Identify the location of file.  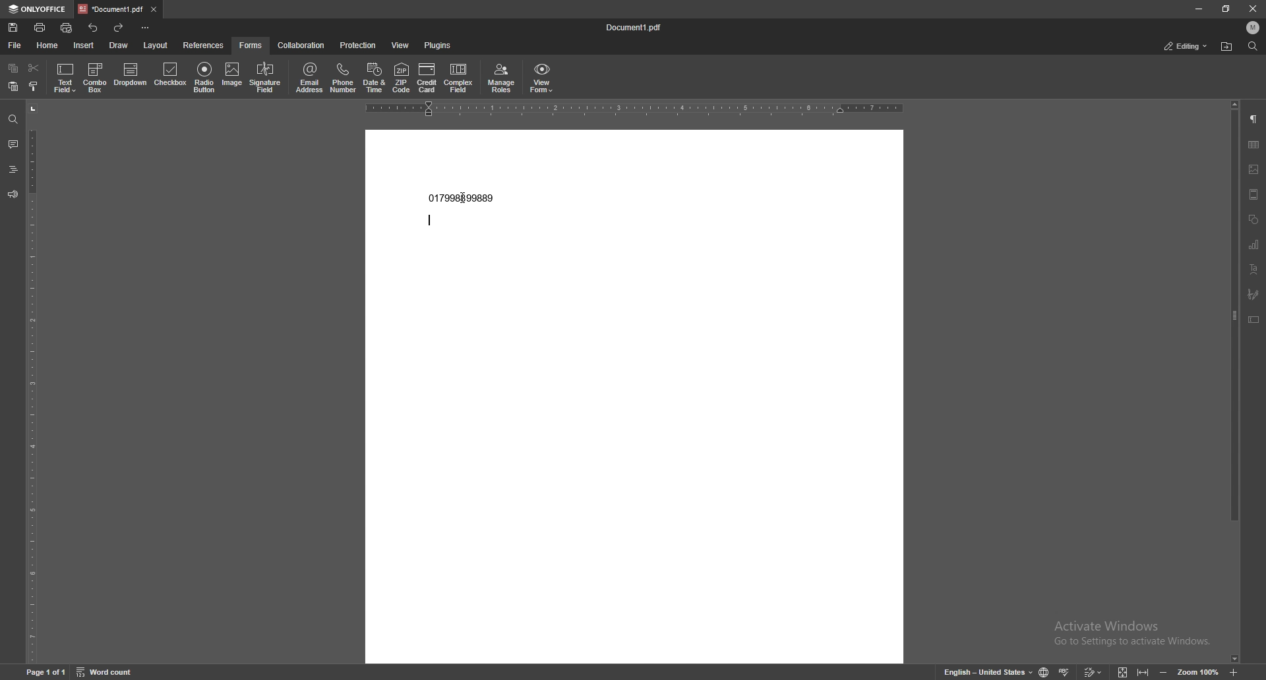
(14, 46).